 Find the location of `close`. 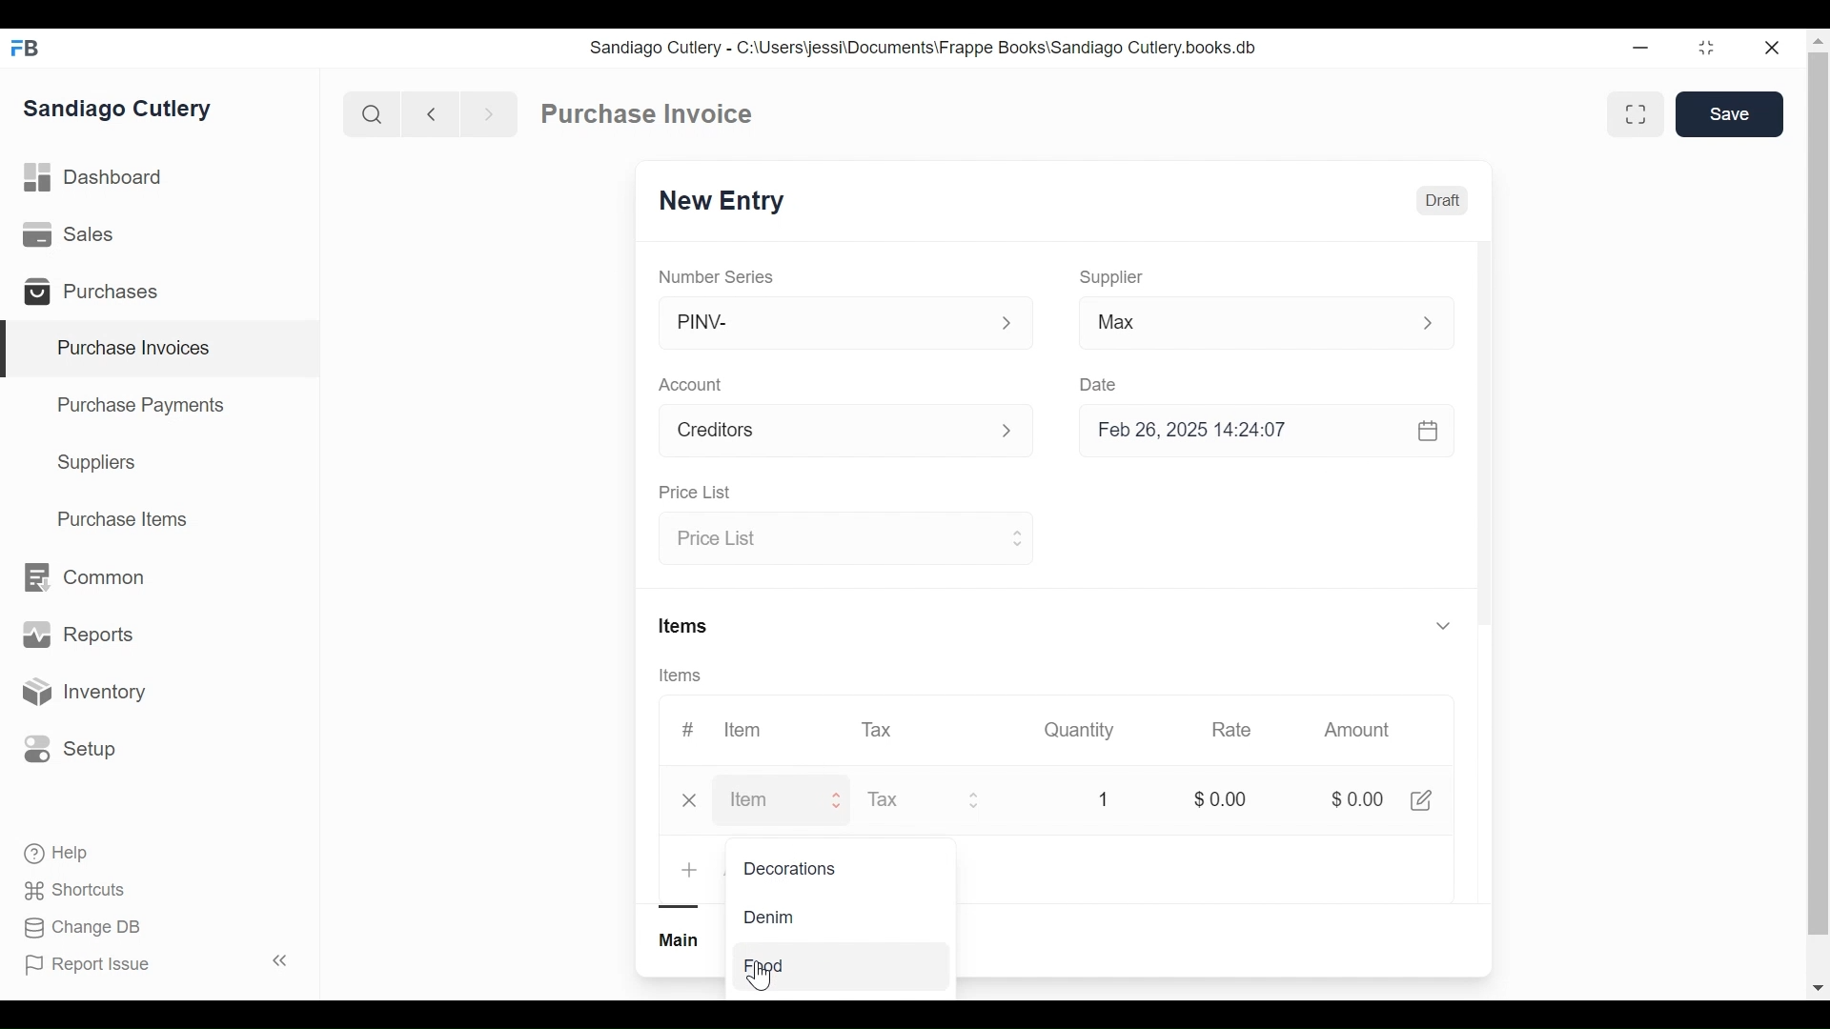

close is located at coordinates (692, 799).